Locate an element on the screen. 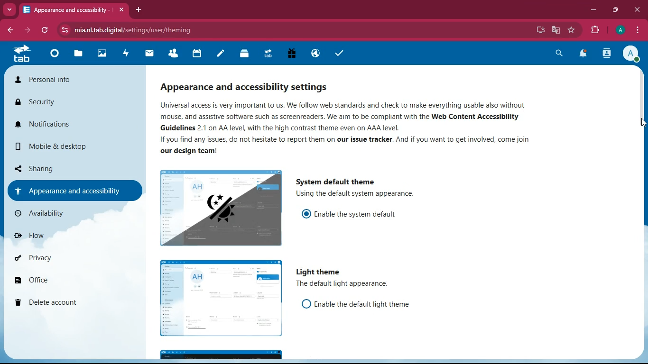  delete is located at coordinates (69, 303).